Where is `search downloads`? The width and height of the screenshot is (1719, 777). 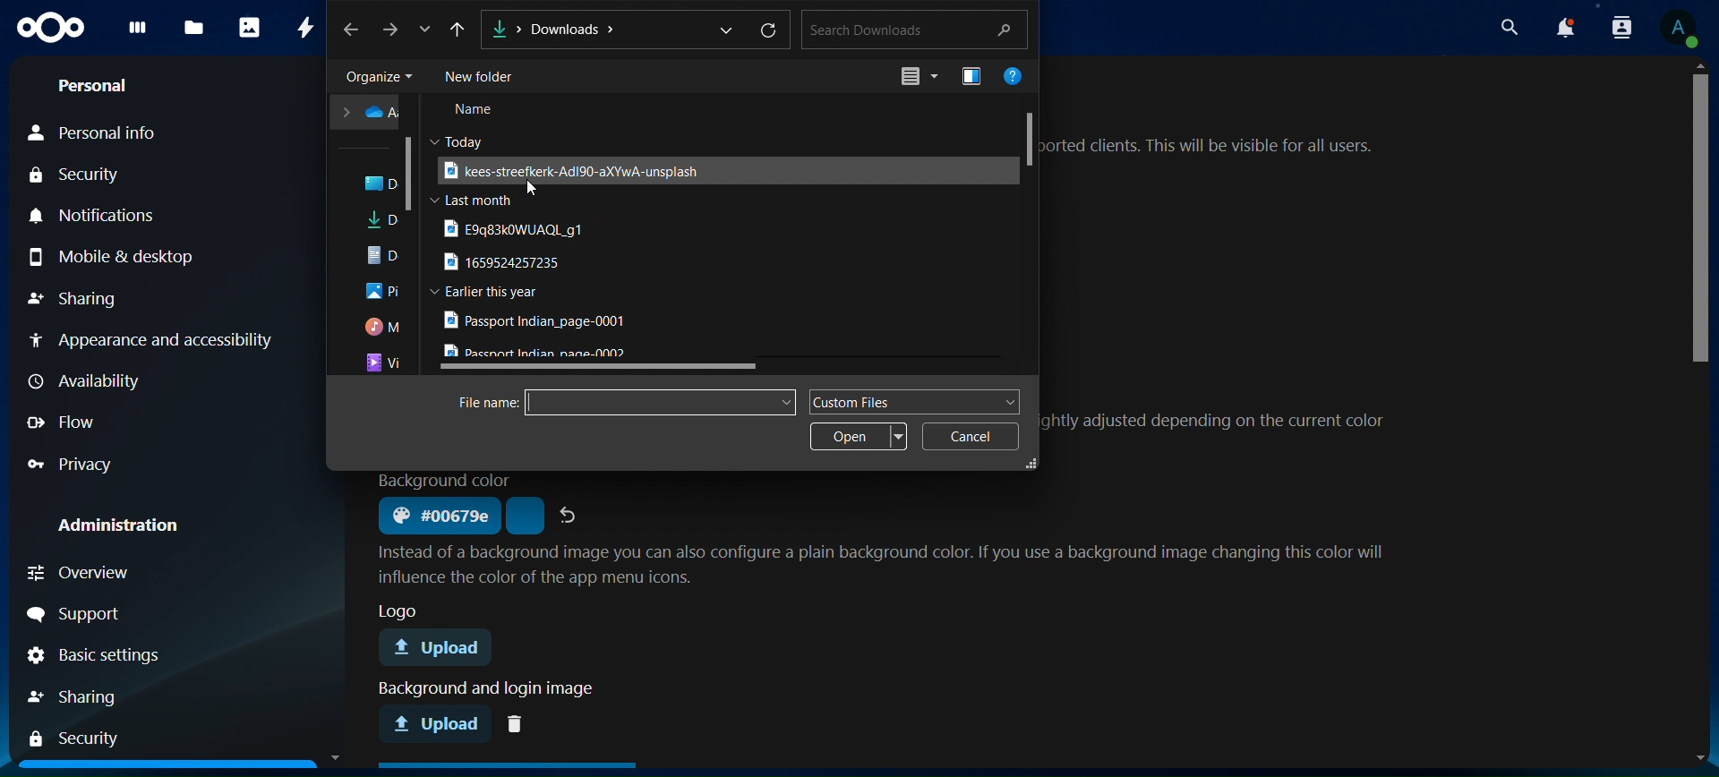
search downloads is located at coordinates (911, 29).